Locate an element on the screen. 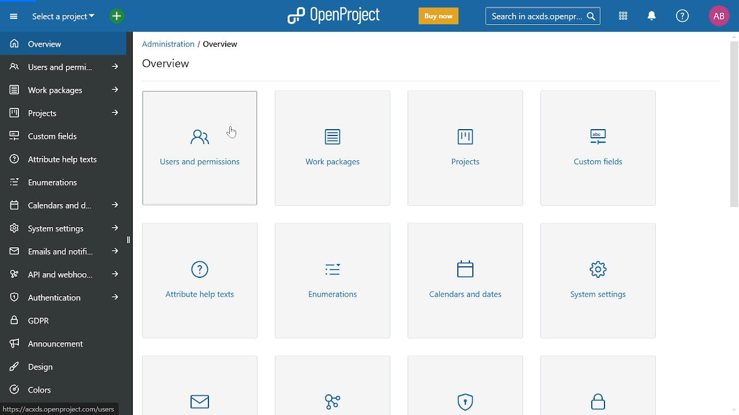 The width and height of the screenshot is (739, 415). Colors is located at coordinates (34, 390).